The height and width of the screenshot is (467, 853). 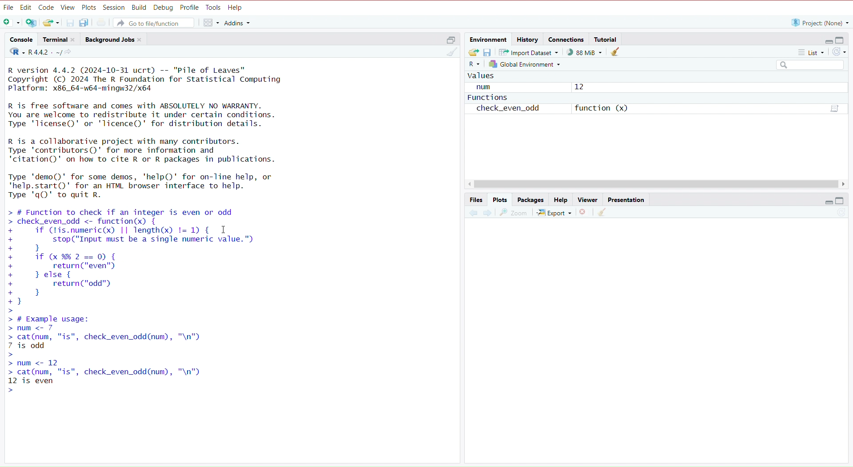 What do you see at coordinates (489, 40) in the screenshot?
I see `environment` at bounding box center [489, 40].